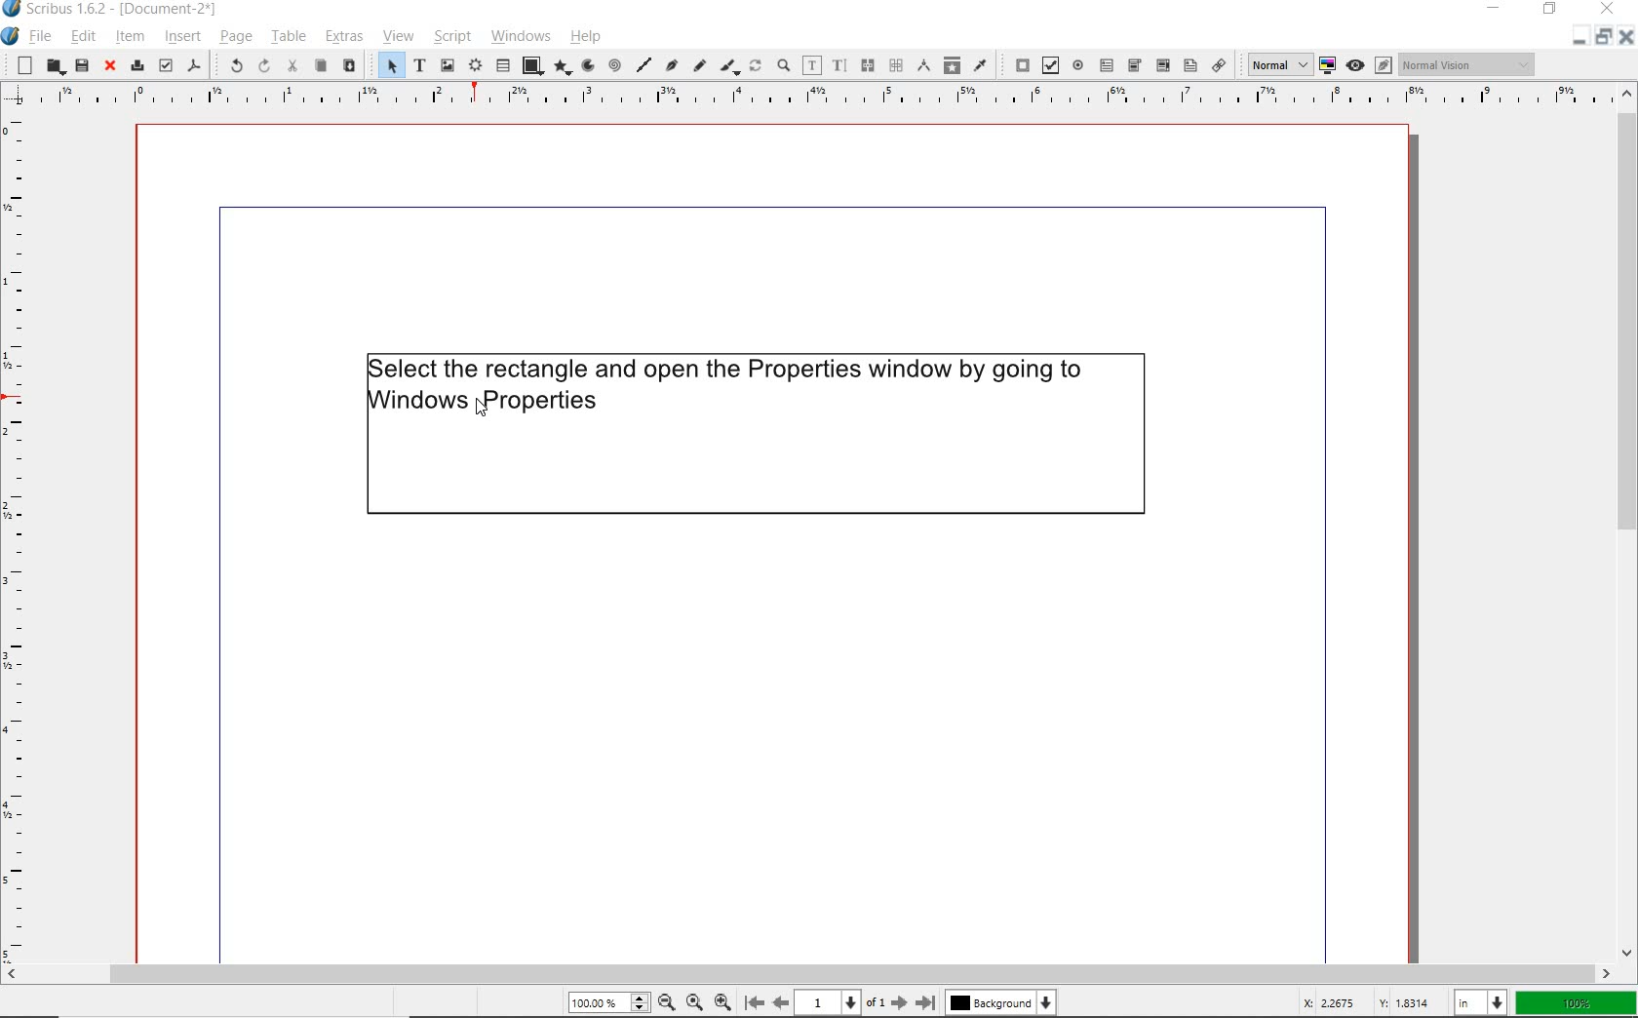  What do you see at coordinates (693, 999) in the screenshot?
I see `default zoom` at bounding box center [693, 999].